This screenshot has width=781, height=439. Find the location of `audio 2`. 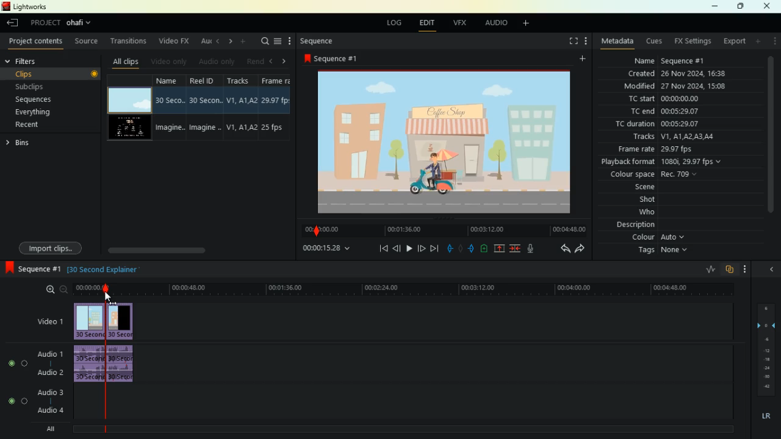

audio 2 is located at coordinates (46, 373).